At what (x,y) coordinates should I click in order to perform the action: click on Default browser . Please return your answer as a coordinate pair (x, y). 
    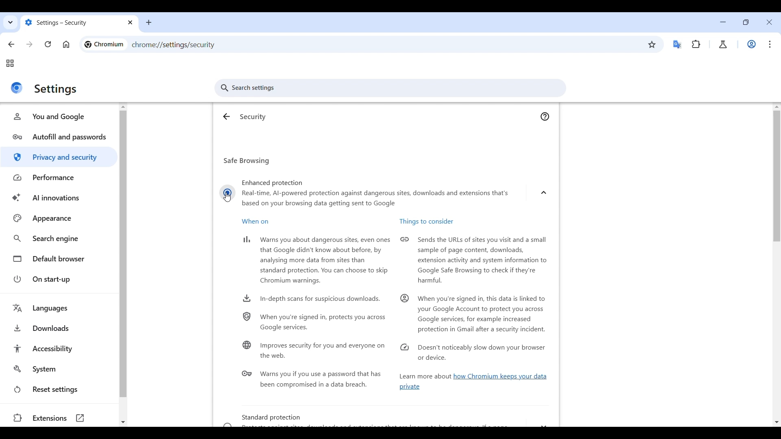
    Looking at the image, I should click on (60, 259).